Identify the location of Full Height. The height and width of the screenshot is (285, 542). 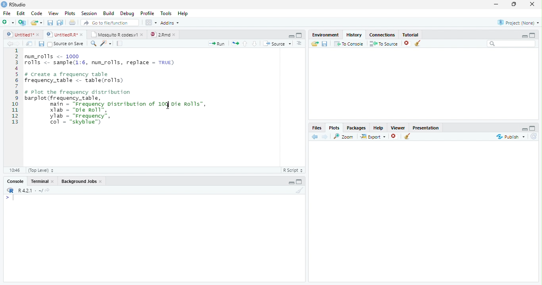
(533, 128).